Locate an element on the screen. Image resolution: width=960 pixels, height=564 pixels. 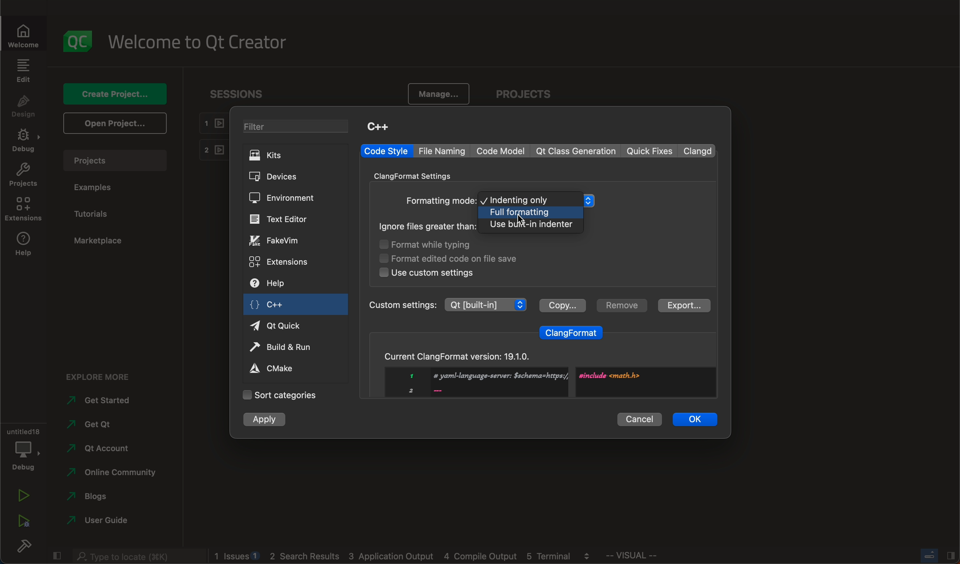
help is located at coordinates (23, 246).